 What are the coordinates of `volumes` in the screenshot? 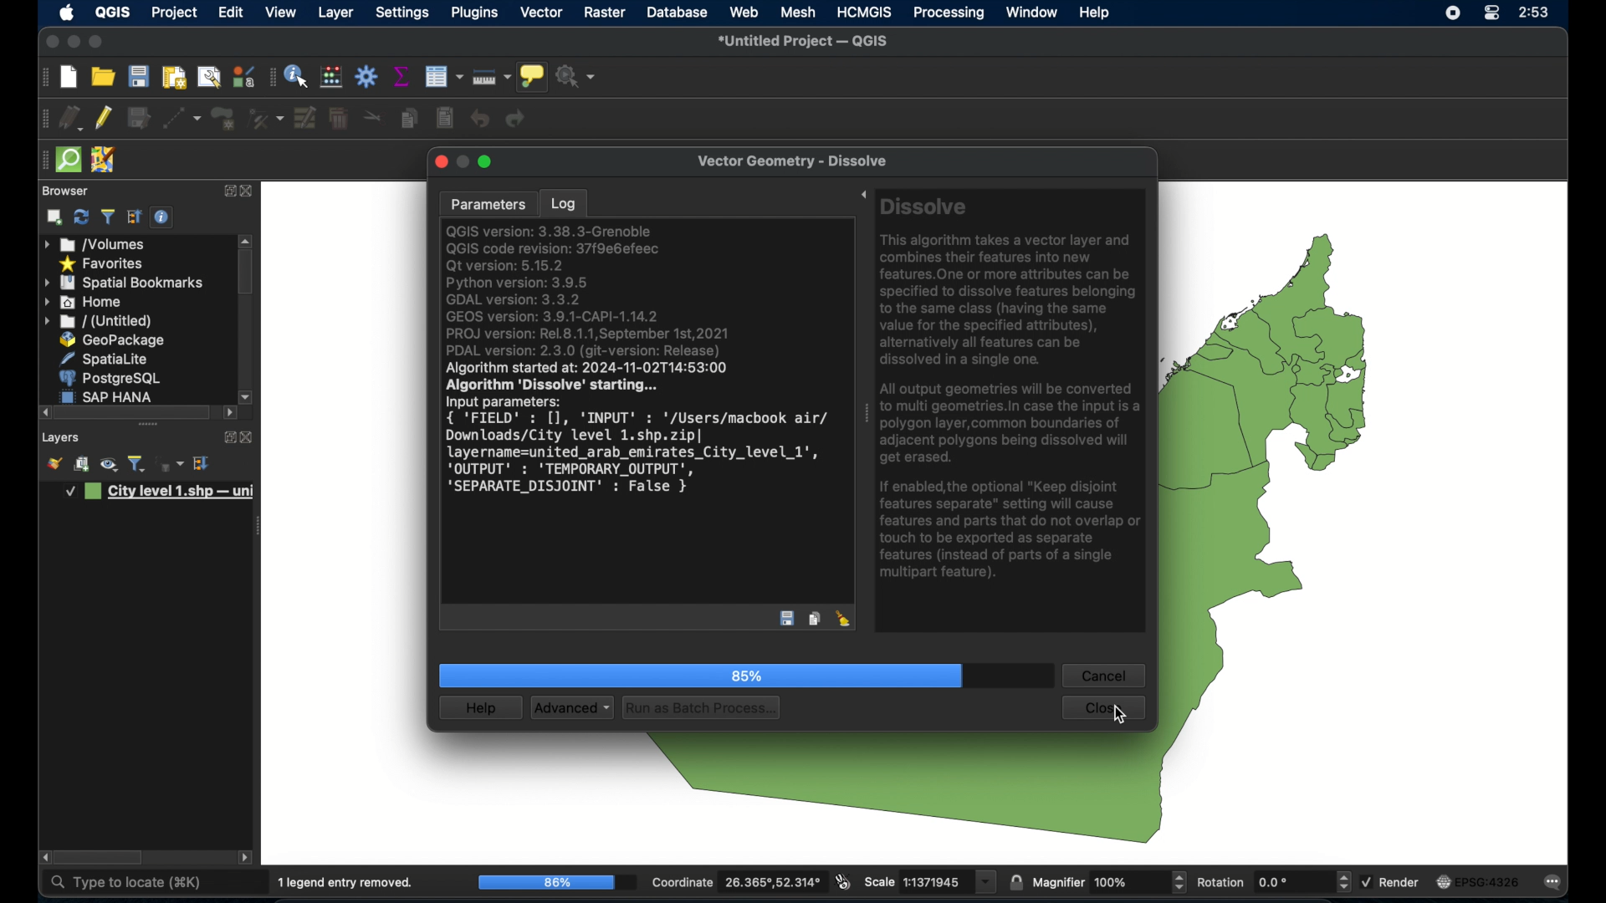 It's located at (95, 243).